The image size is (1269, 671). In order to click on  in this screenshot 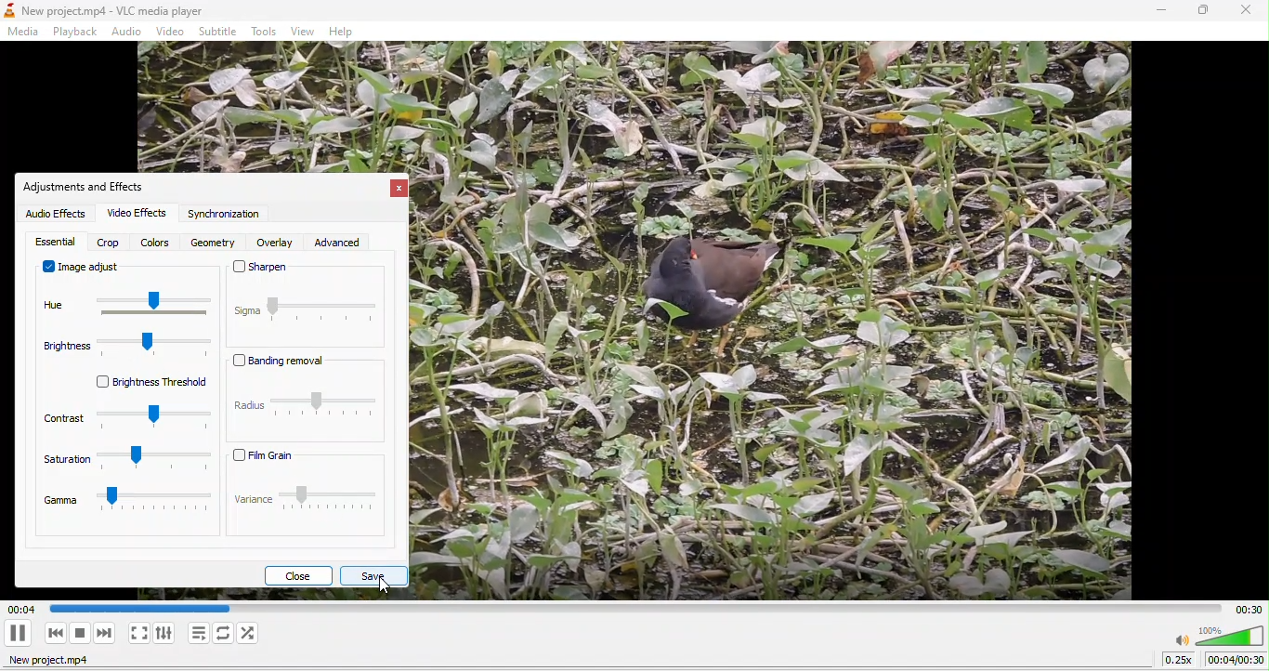, I will do `click(20, 634)`.